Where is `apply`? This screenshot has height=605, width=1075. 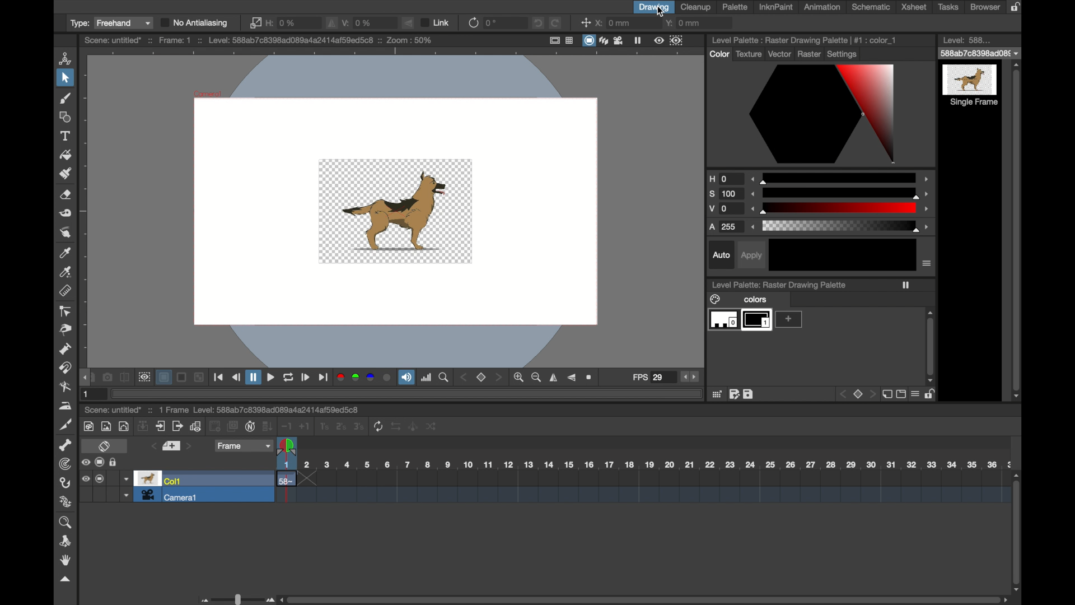
apply is located at coordinates (756, 257).